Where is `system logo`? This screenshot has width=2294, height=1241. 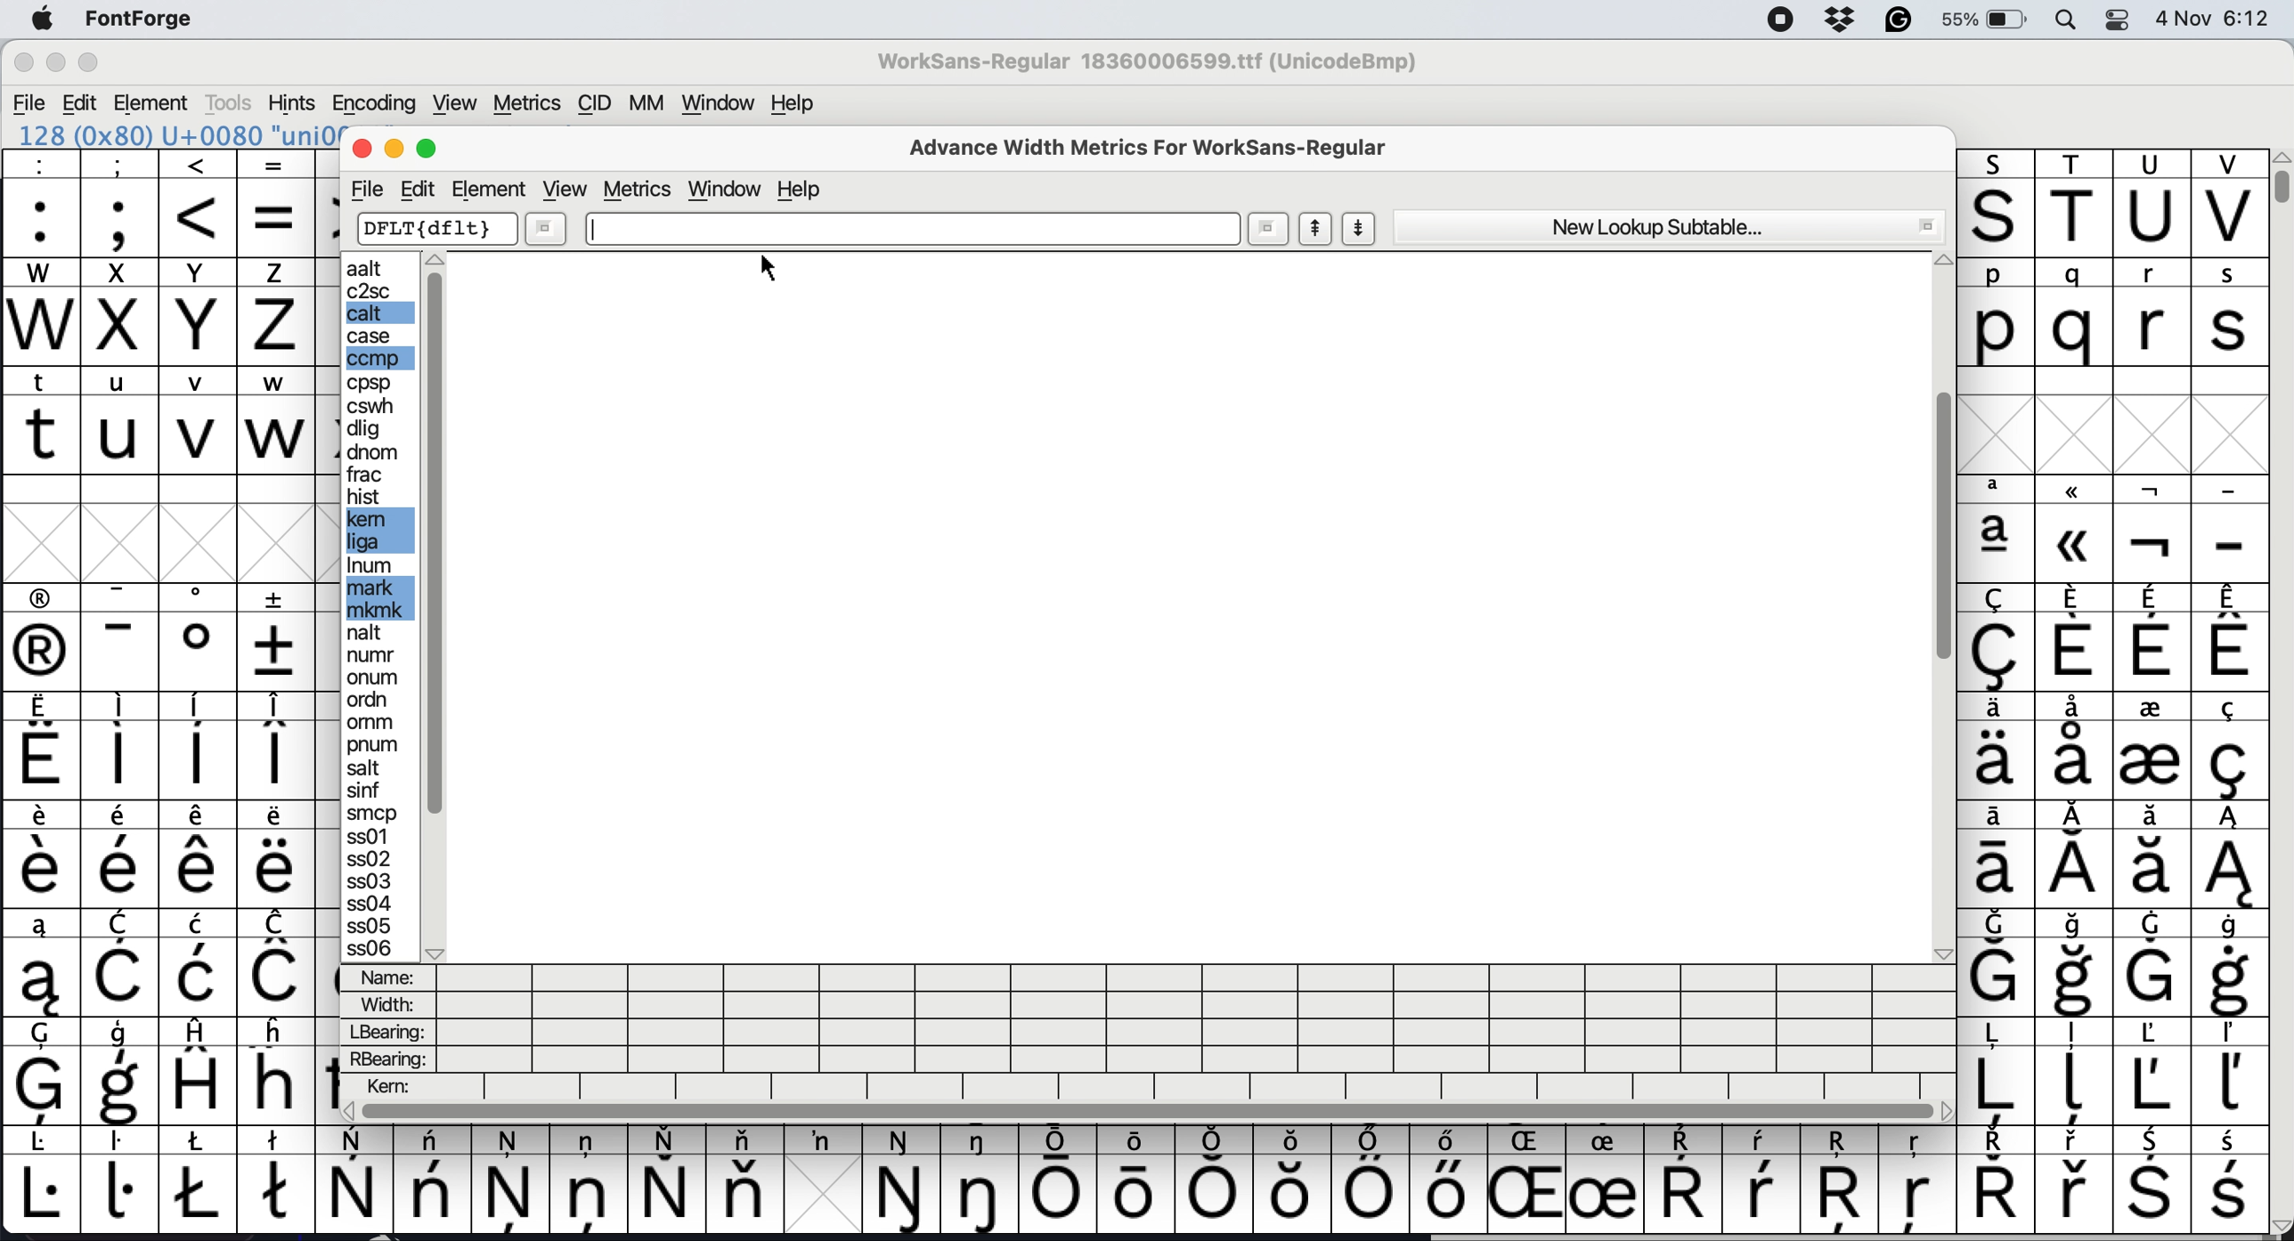 system logo is located at coordinates (43, 18).